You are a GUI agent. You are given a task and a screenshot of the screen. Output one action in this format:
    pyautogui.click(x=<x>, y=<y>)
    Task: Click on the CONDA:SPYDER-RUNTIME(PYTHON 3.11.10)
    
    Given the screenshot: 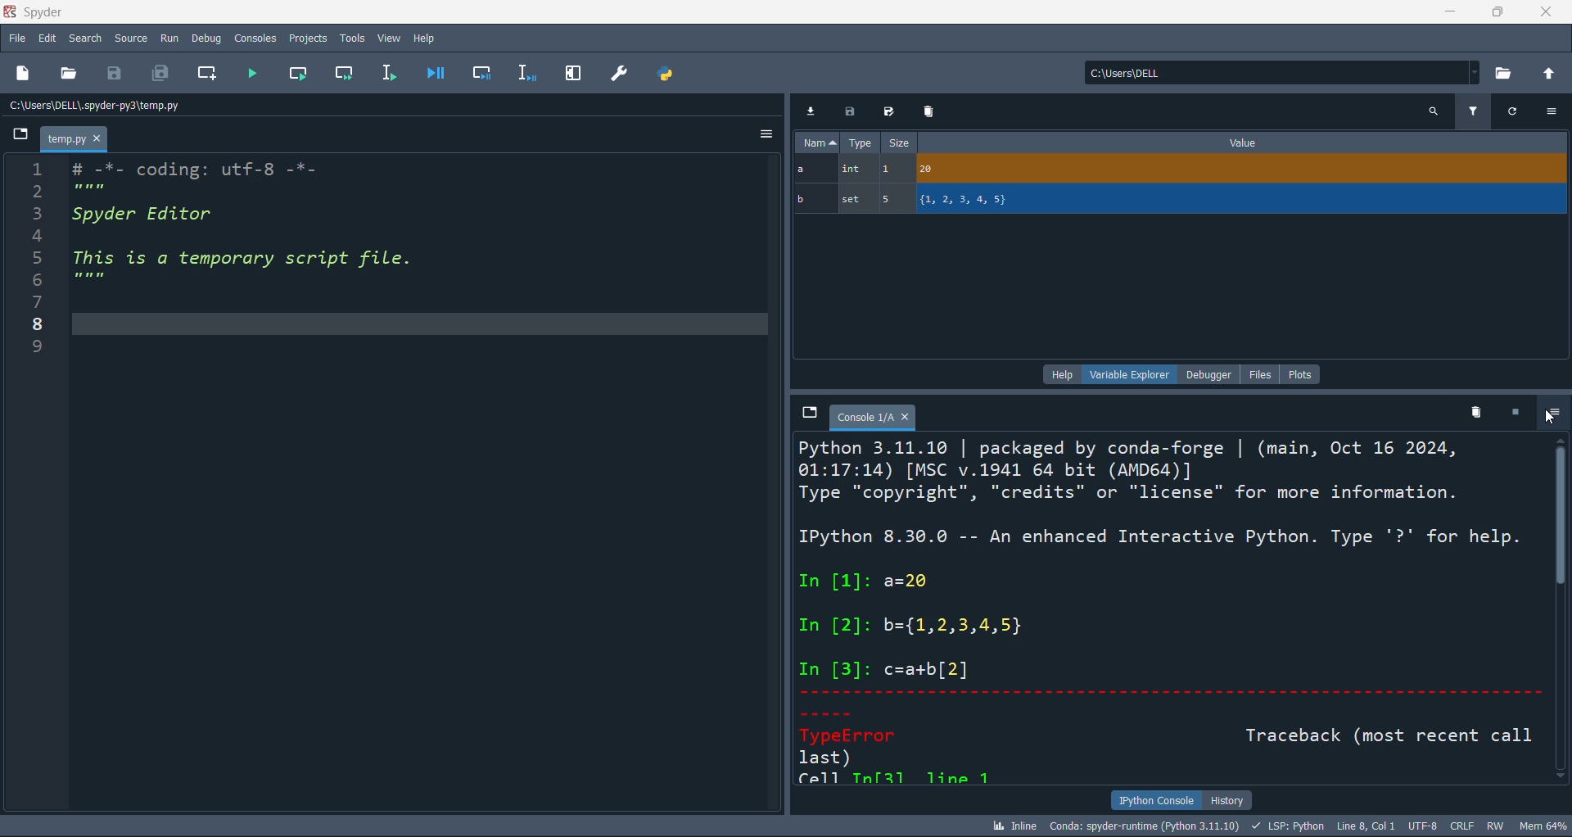 What is the action you would take?
    pyautogui.click(x=1142, y=825)
    